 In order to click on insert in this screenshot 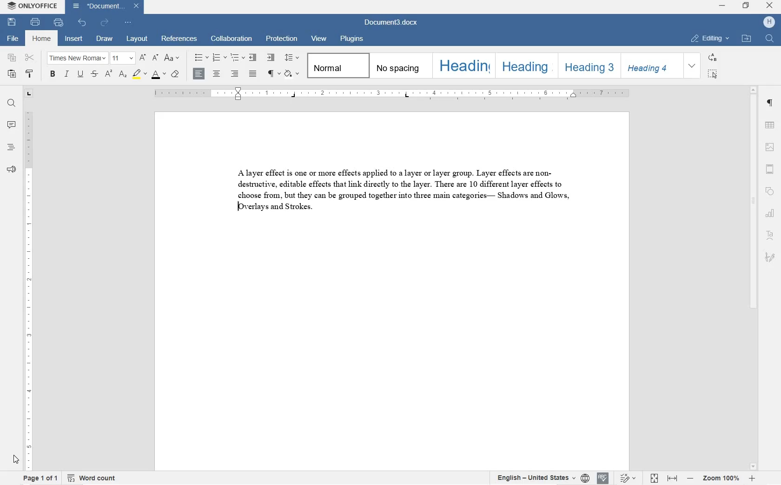, I will do `click(74, 38)`.